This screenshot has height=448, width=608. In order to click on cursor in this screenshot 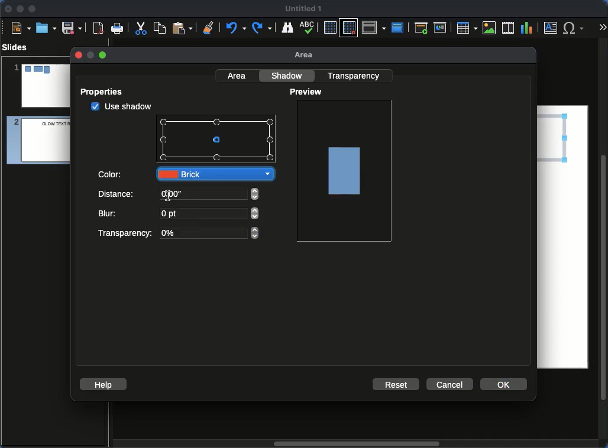, I will do `click(219, 144)`.